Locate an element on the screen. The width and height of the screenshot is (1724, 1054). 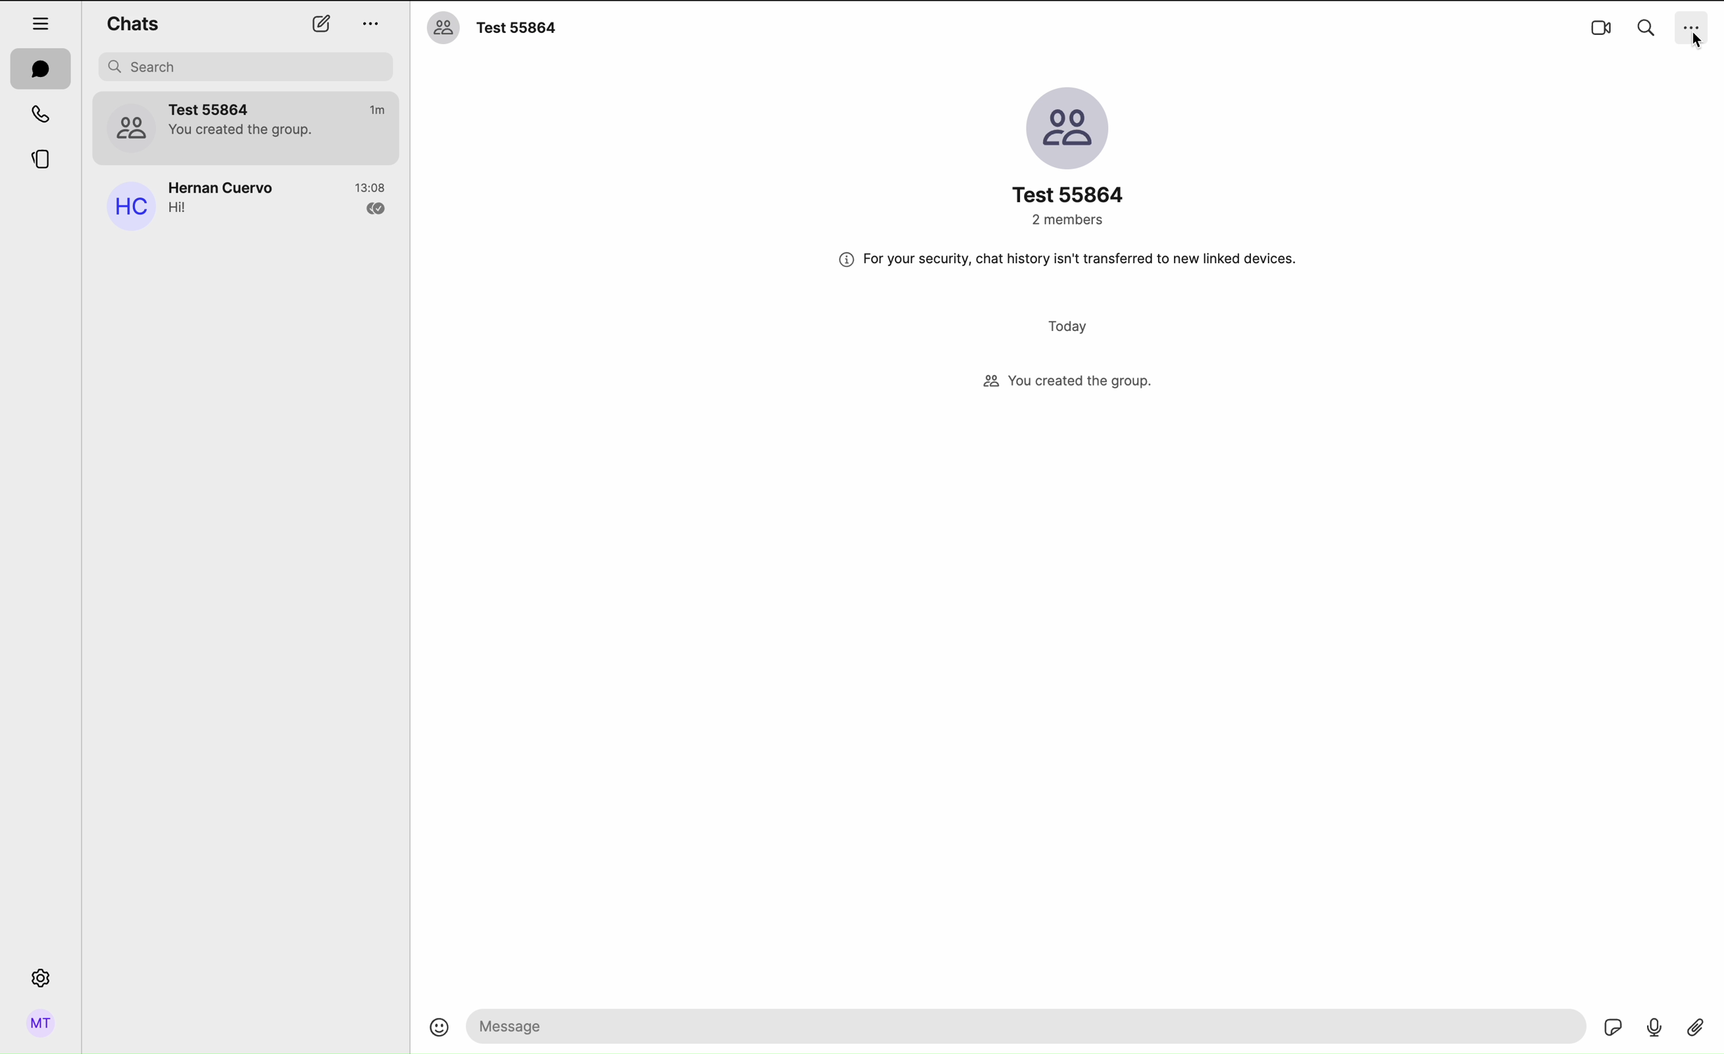
created a group is located at coordinates (1066, 383).